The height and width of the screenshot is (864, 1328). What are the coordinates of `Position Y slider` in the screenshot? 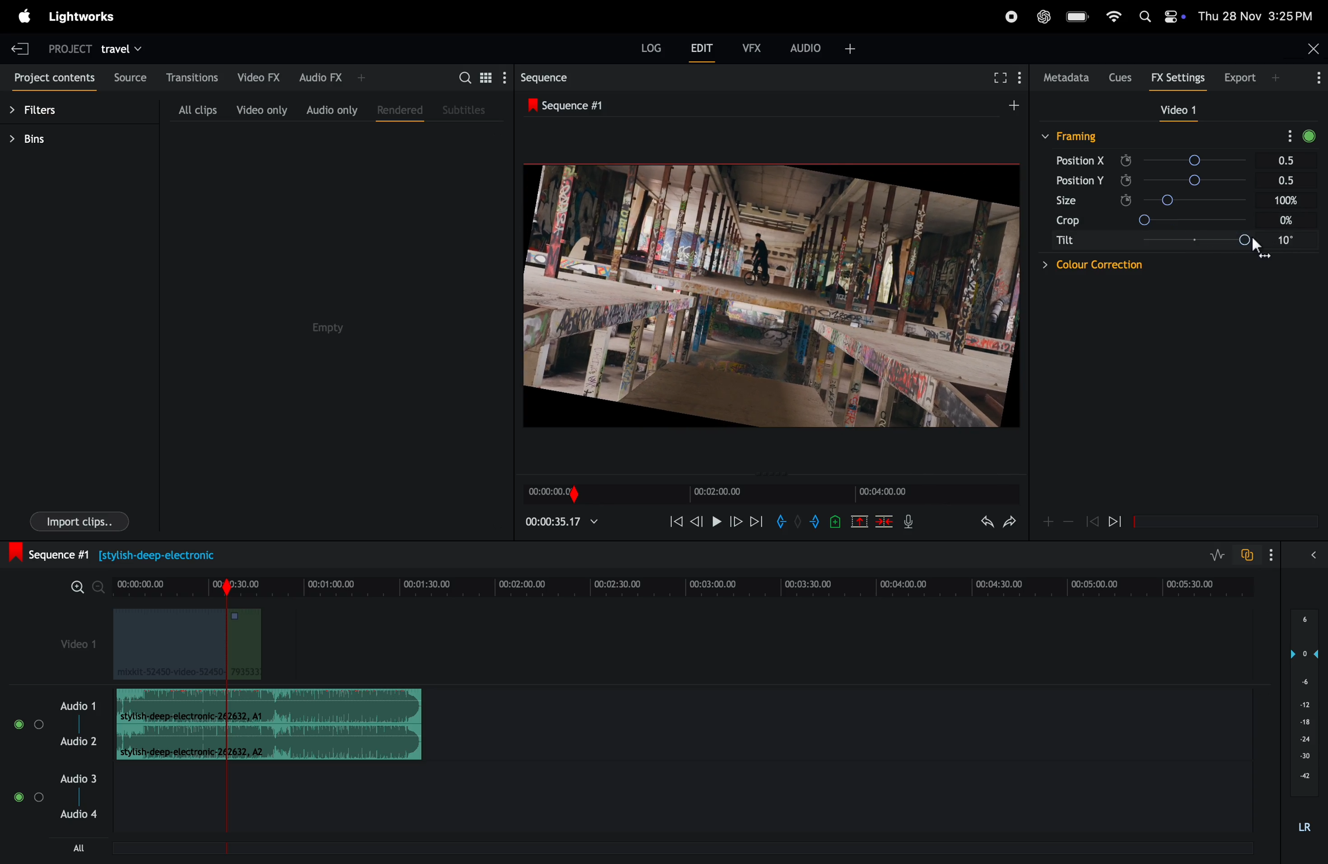 It's located at (1219, 181).